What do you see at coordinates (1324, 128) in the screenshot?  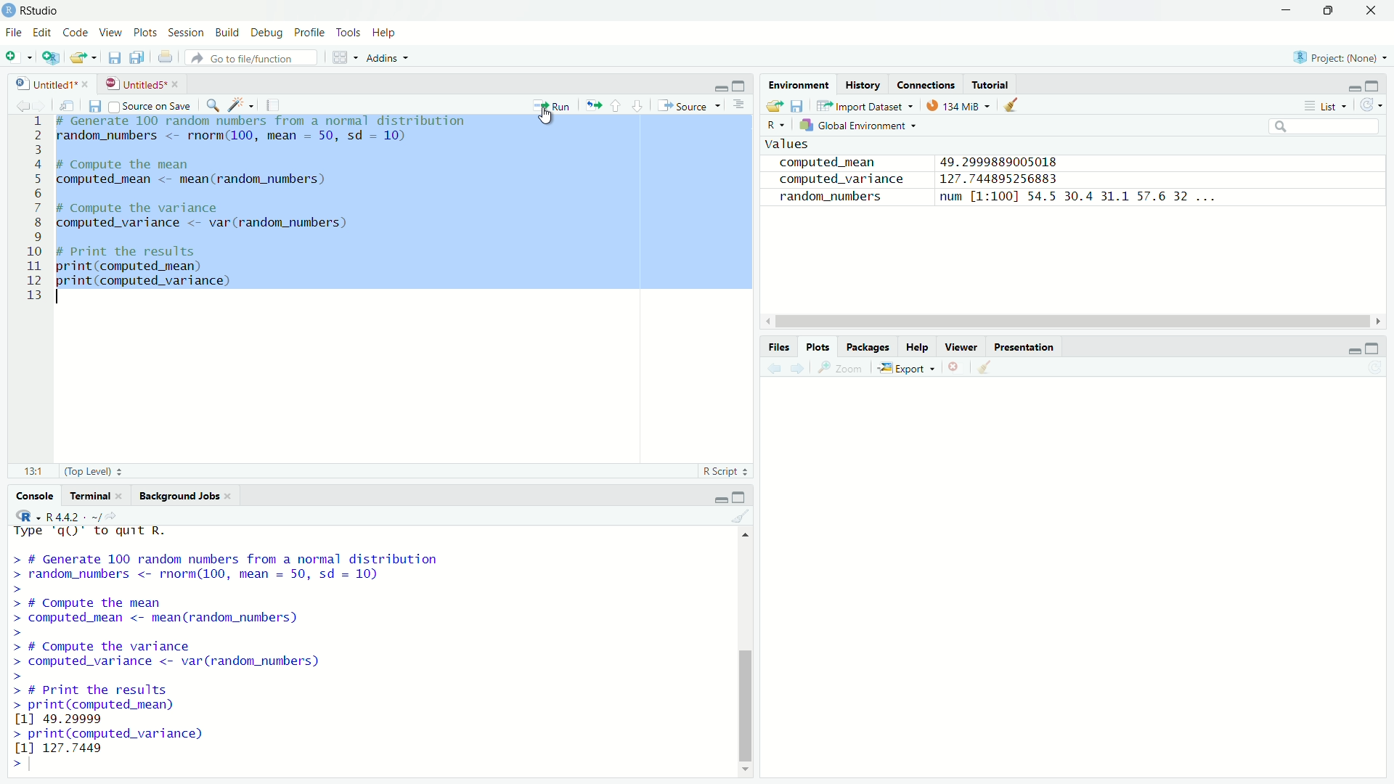 I see `search field` at bounding box center [1324, 128].